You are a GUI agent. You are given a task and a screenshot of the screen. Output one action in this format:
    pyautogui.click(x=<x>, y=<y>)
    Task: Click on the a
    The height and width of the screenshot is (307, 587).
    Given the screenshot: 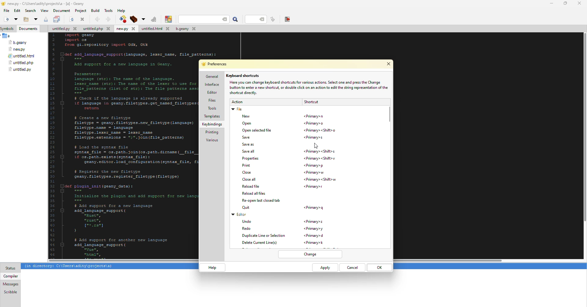 What is the action you would take?
    pyautogui.click(x=7, y=36)
    